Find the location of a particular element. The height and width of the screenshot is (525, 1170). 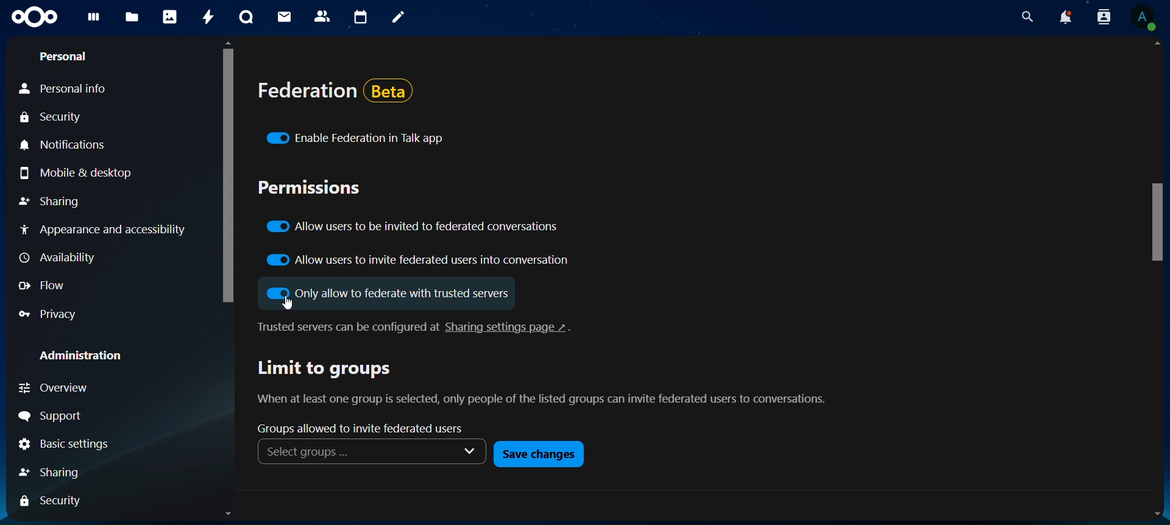

mail is located at coordinates (285, 16).